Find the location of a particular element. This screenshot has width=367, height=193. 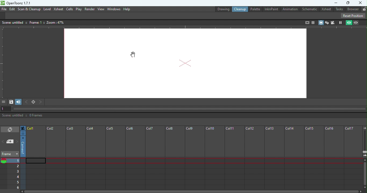

View is located at coordinates (101, 9).